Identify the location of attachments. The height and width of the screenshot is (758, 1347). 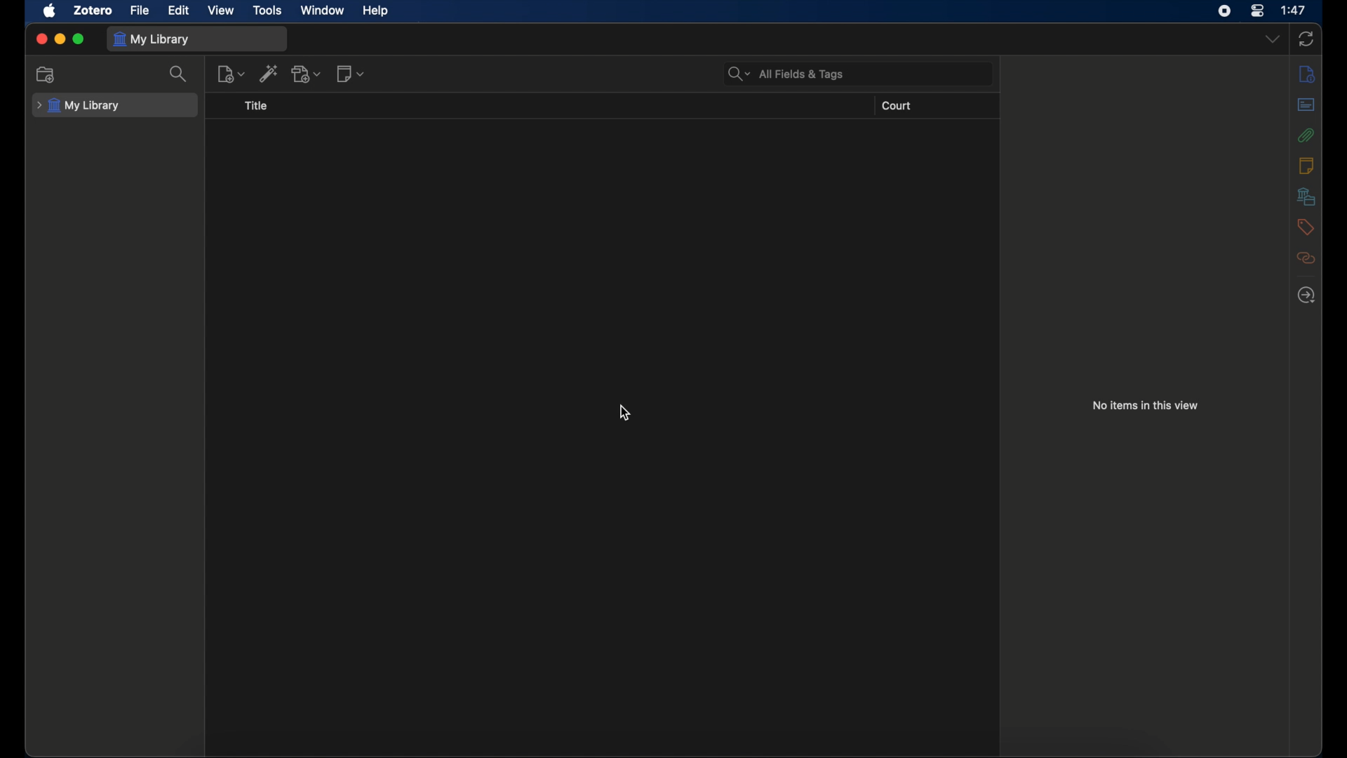
(1306, 135).